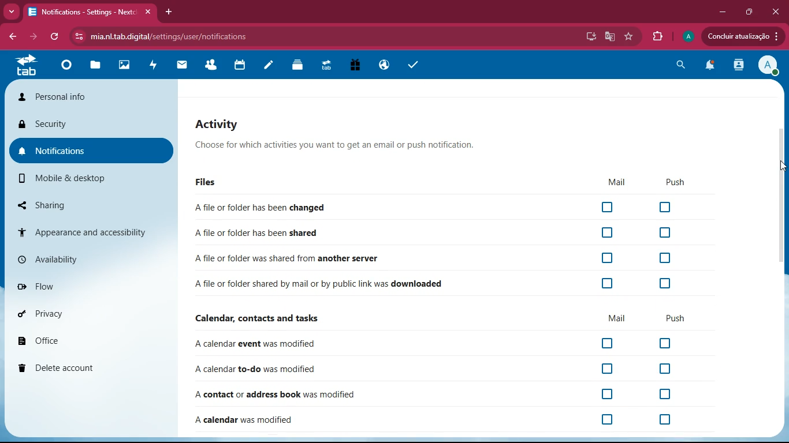  Describe the element at coordinates (95, 338) in the screenshot. I see `office` at that location.